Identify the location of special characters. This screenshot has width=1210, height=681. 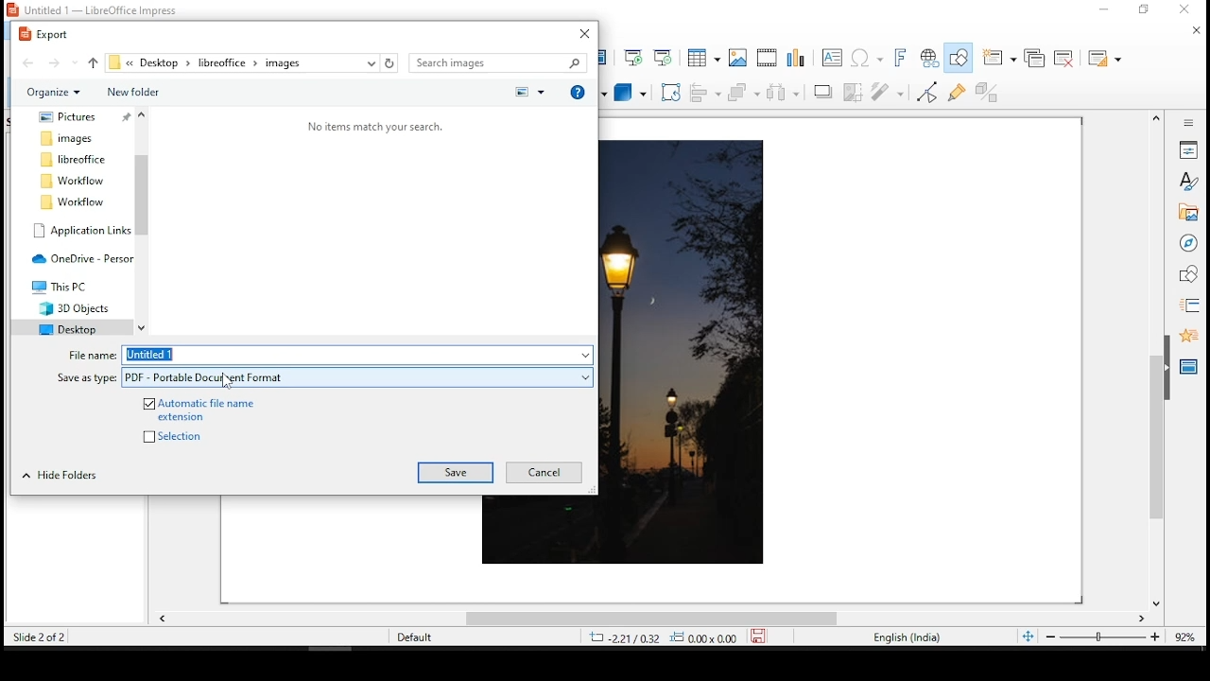
(866, 58).